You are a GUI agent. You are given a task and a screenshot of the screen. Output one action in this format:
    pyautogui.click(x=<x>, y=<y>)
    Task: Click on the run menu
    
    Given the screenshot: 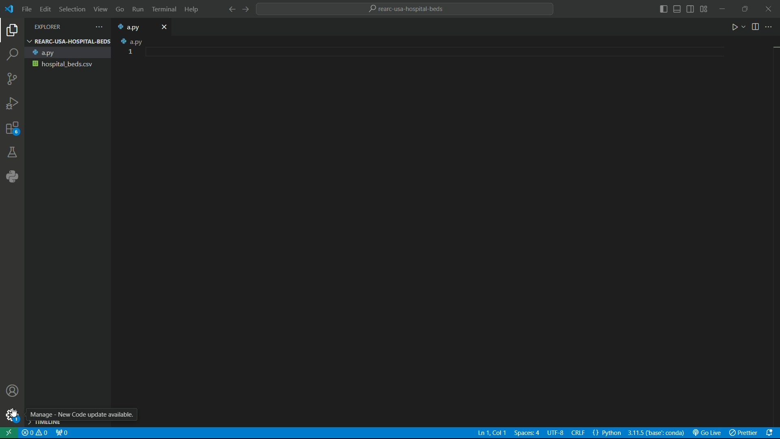 What is the action you would take?
    pyautogui.click(x=137, y=10)
    